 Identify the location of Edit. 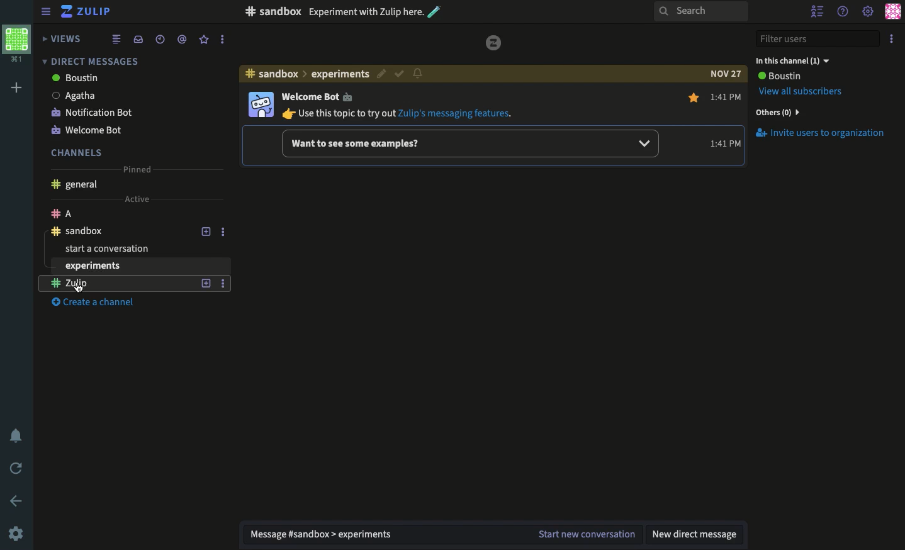
(416, 76).